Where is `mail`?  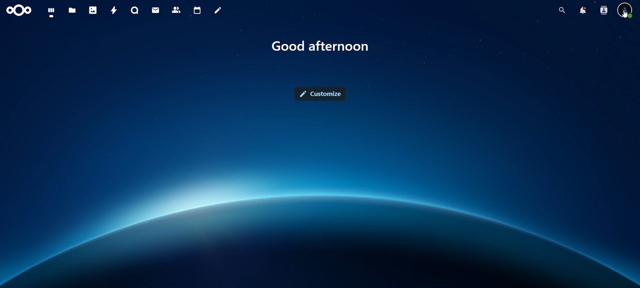
mail is located at coordinates (156, 10).